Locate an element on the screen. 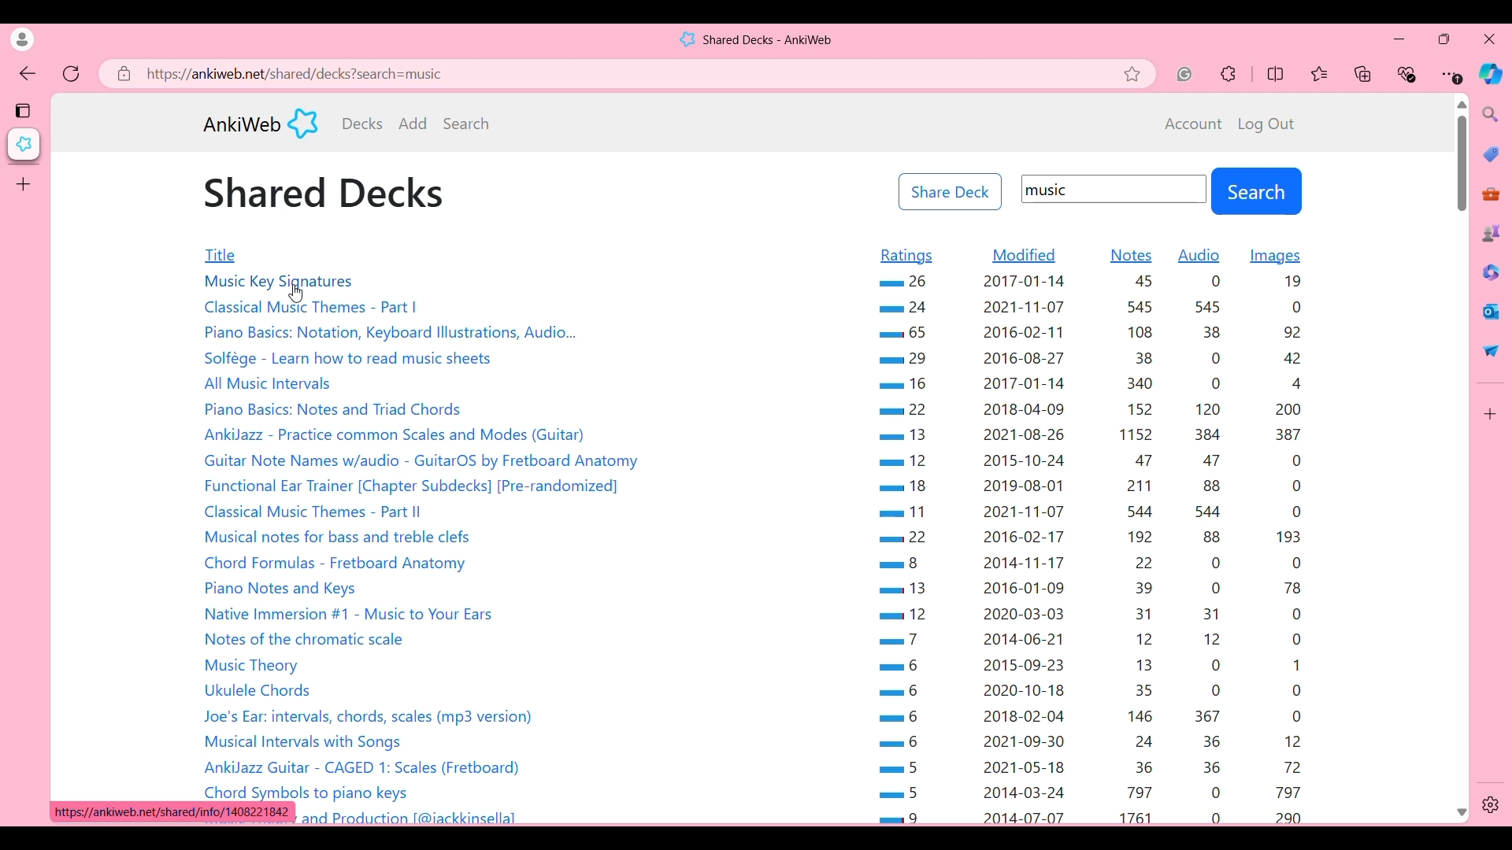 The width and height of the screenshot is (1512, 850). Minimize browser is located at coordinates (1399, 39).